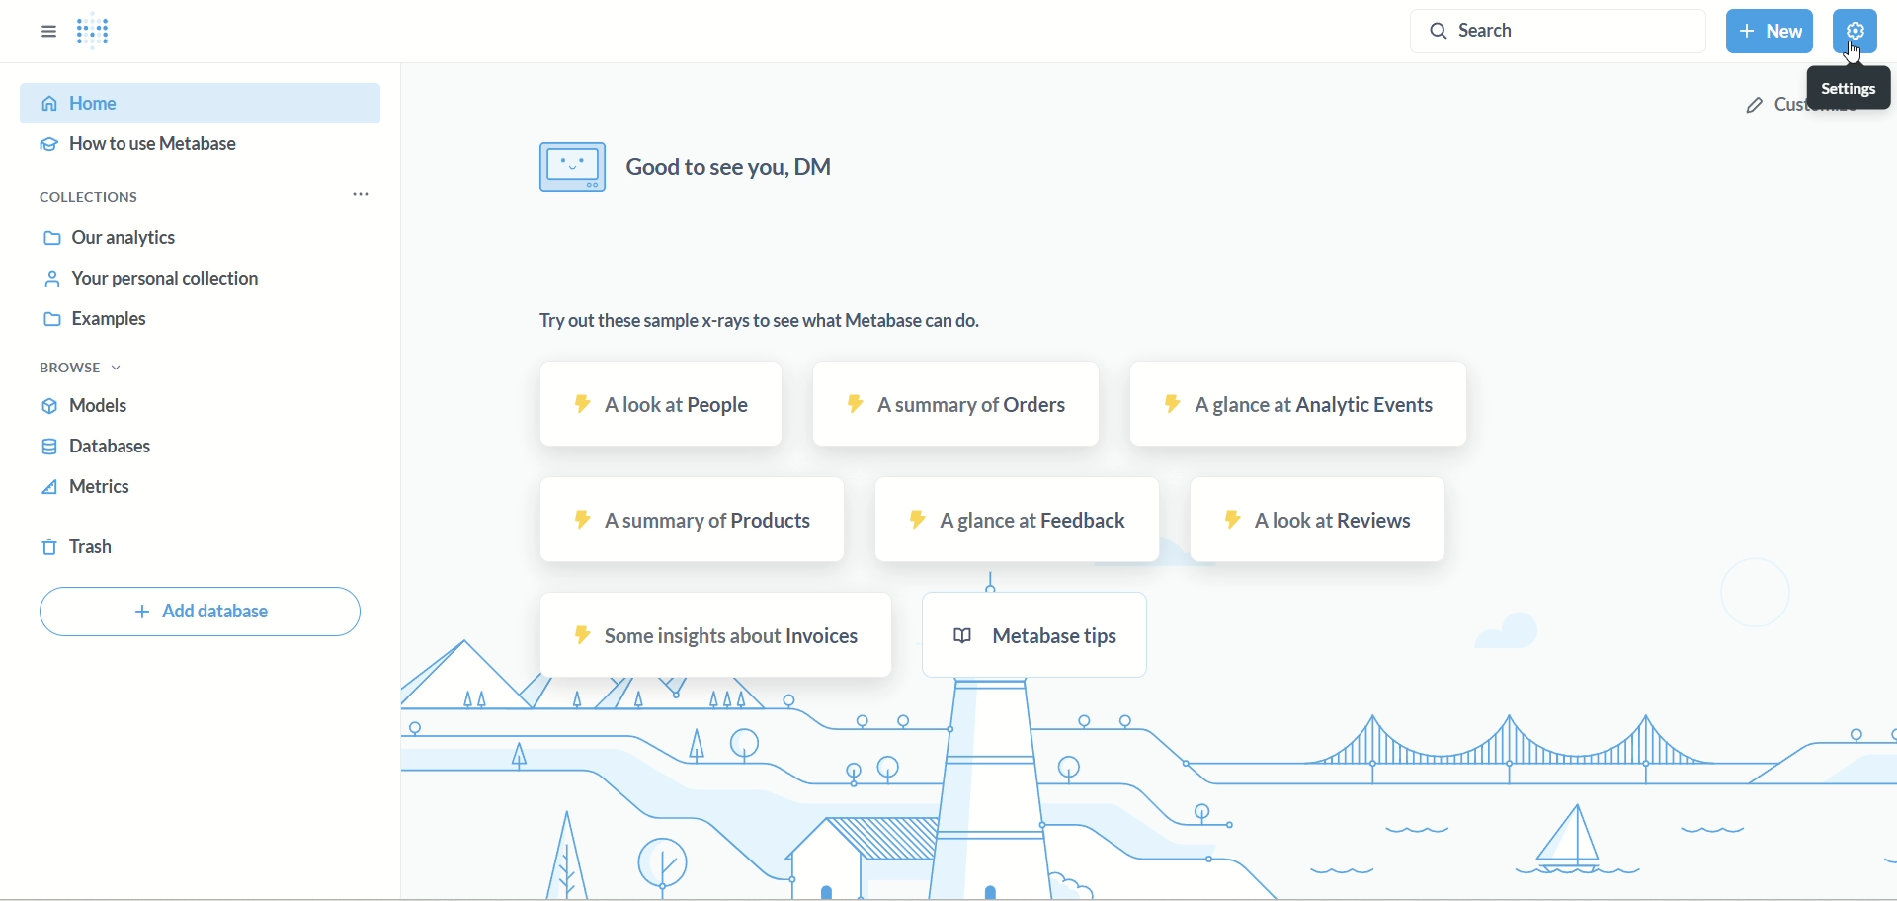 Image resolution: width=1897 pixels, height=901 pixels. What do you see at coordinates (1773, 31) in the screenshot?
I see `new` at bounding box center [1773, 31].